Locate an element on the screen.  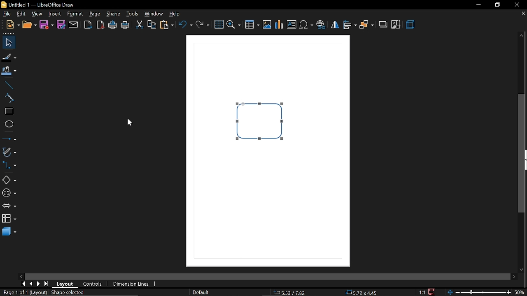
attach is located at coordinates (73, 25).